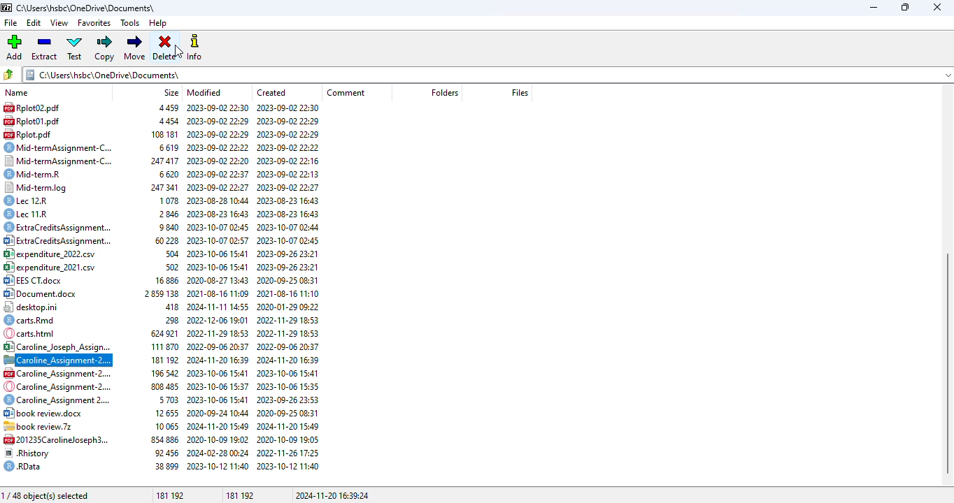 The height and width of the screenshot is (503, 954). Describe the element at coordinates (290, 267) in the screenshot. I see `2003-00-76 22.91` at that location.